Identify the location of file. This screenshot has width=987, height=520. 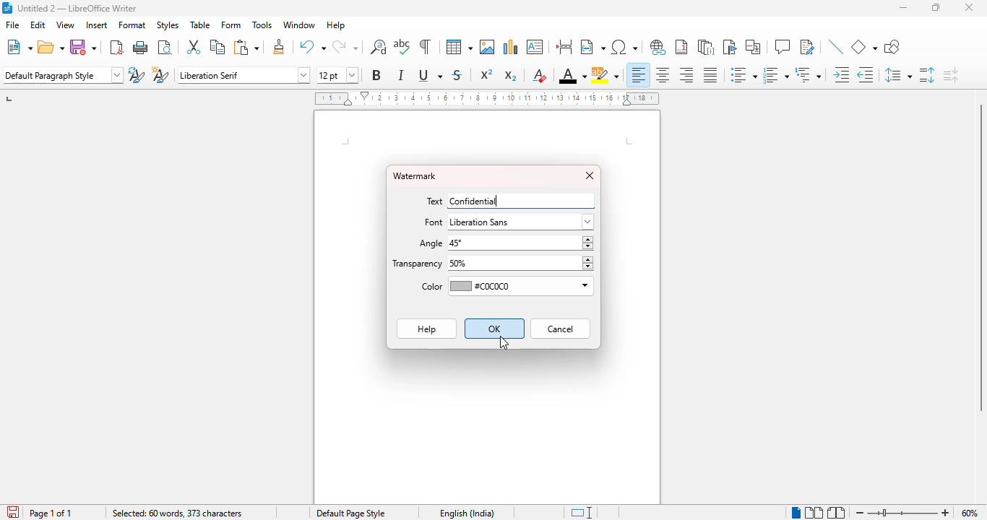
(14, 25).